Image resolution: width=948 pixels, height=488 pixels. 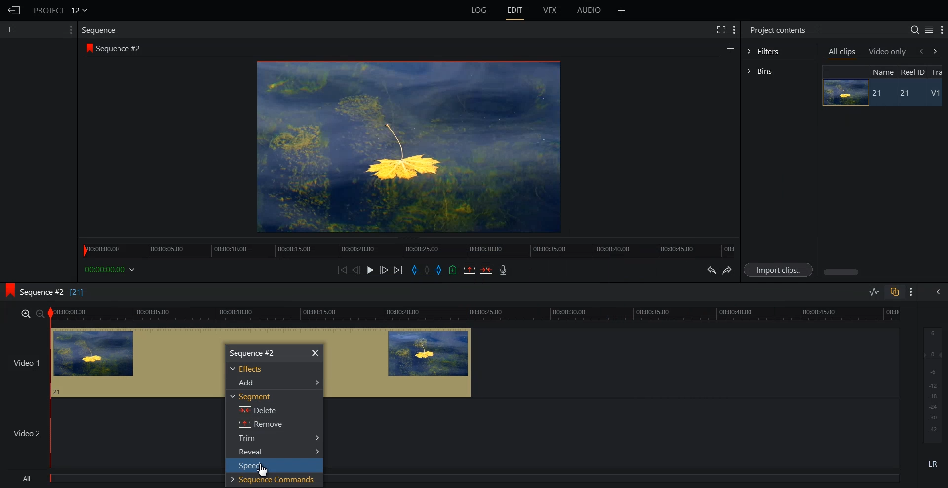 I want to click on video 1, so click(x=111, y=361).